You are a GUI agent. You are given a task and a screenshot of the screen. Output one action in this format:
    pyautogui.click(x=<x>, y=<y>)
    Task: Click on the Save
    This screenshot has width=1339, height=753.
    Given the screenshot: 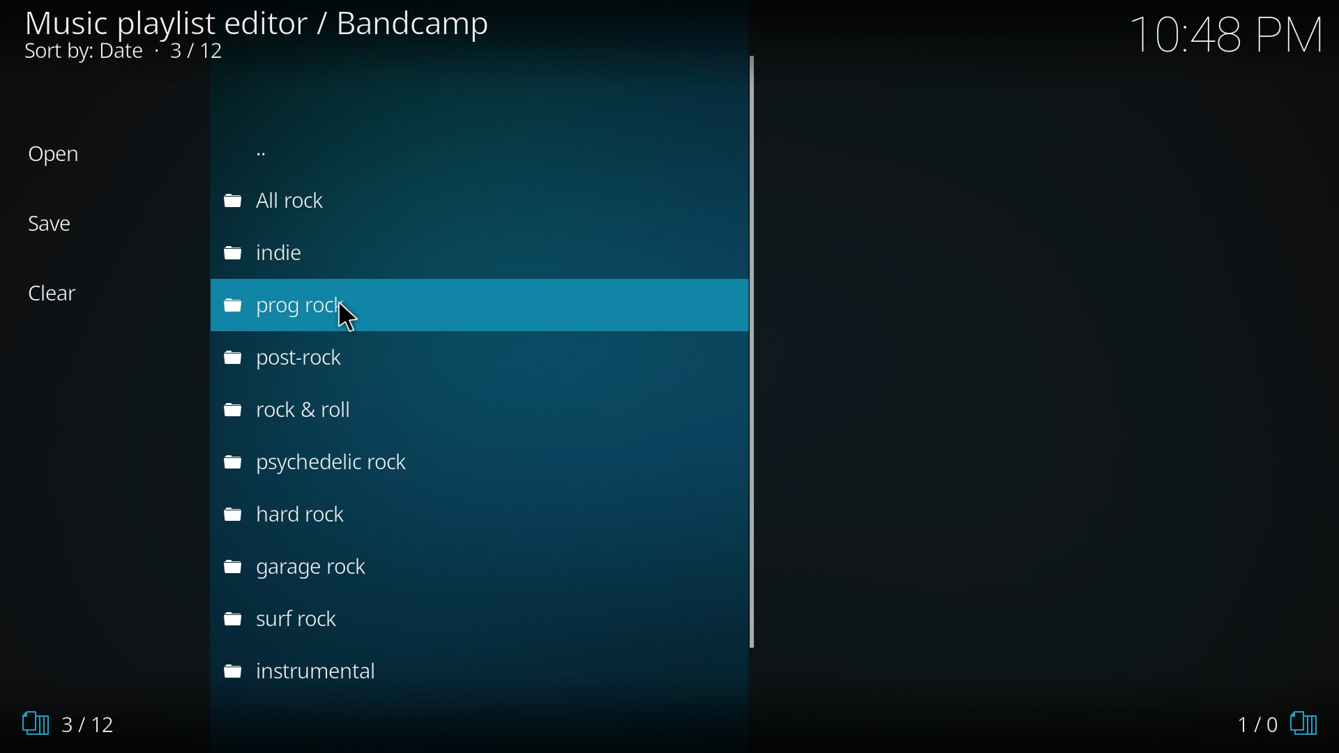 What is the action you would take?
    pyautogui.click(x=65, y=223)
    